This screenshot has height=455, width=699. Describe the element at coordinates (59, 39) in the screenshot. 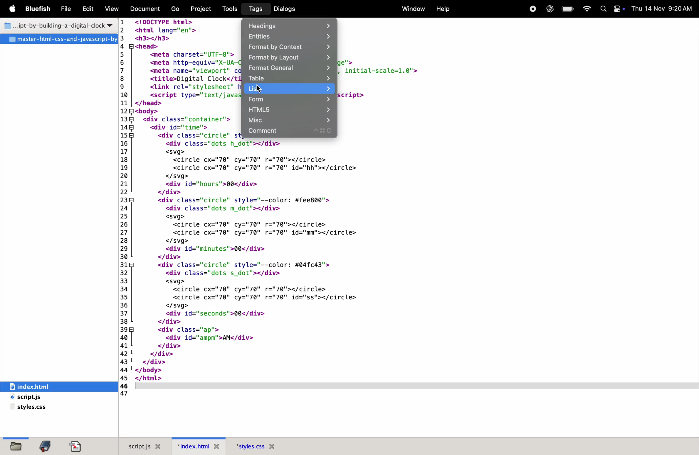

I see `master` at that location.